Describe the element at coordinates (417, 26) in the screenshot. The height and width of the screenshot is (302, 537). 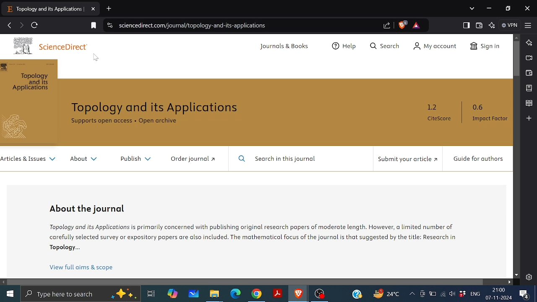
I see `Rewards` at that location.